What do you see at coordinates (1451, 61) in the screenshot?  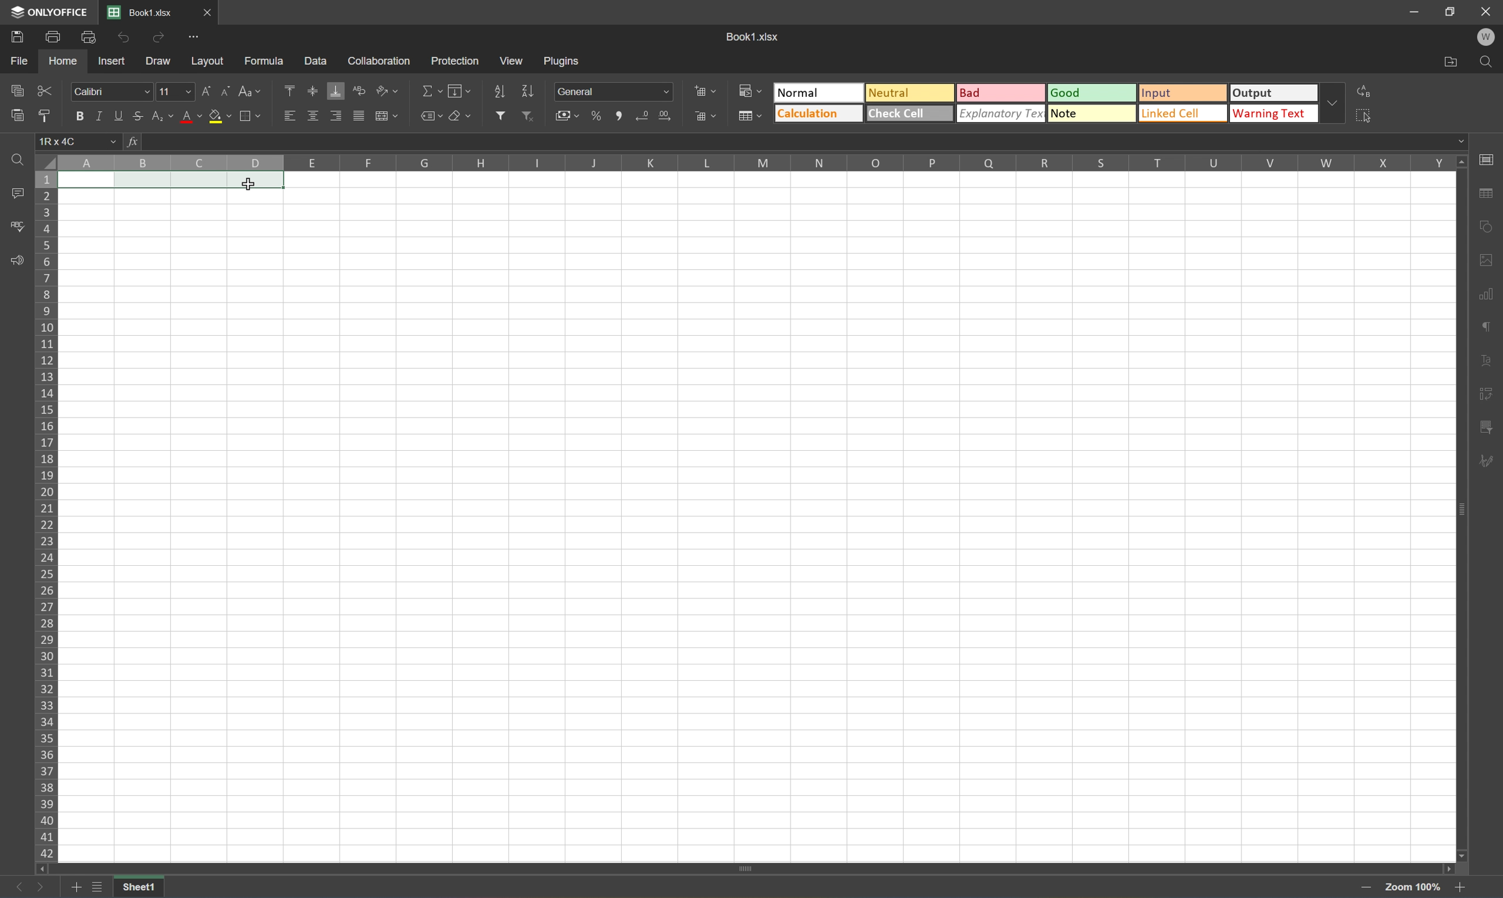 I see `Open file location` at bounding box center [1451, 61].